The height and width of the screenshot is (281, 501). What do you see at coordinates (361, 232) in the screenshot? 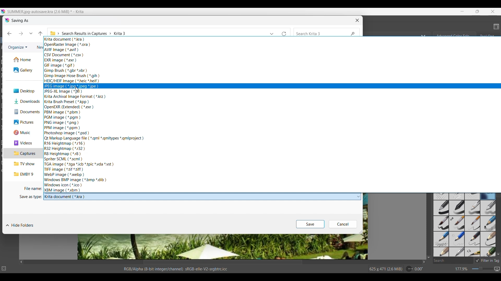
I see `Change height and width of window` at bounding box center [361, 232].